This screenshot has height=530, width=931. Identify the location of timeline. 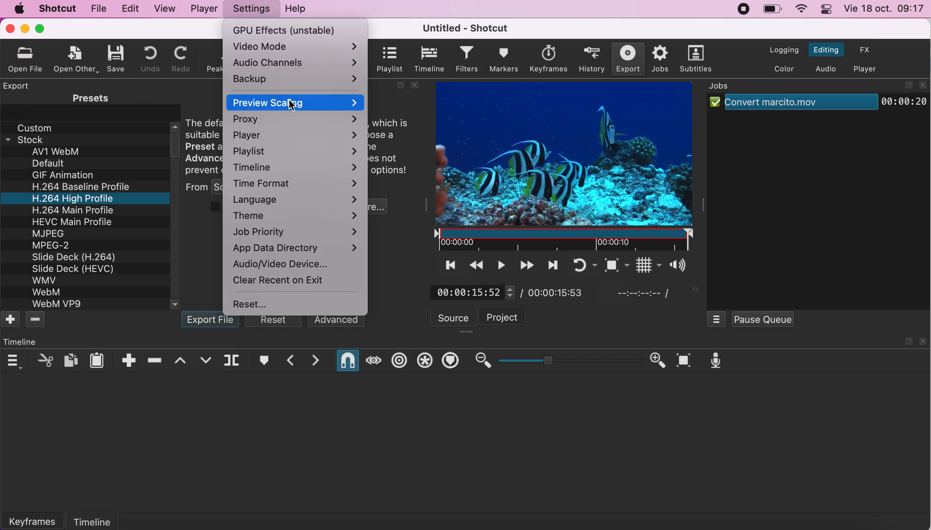
(109, 519).